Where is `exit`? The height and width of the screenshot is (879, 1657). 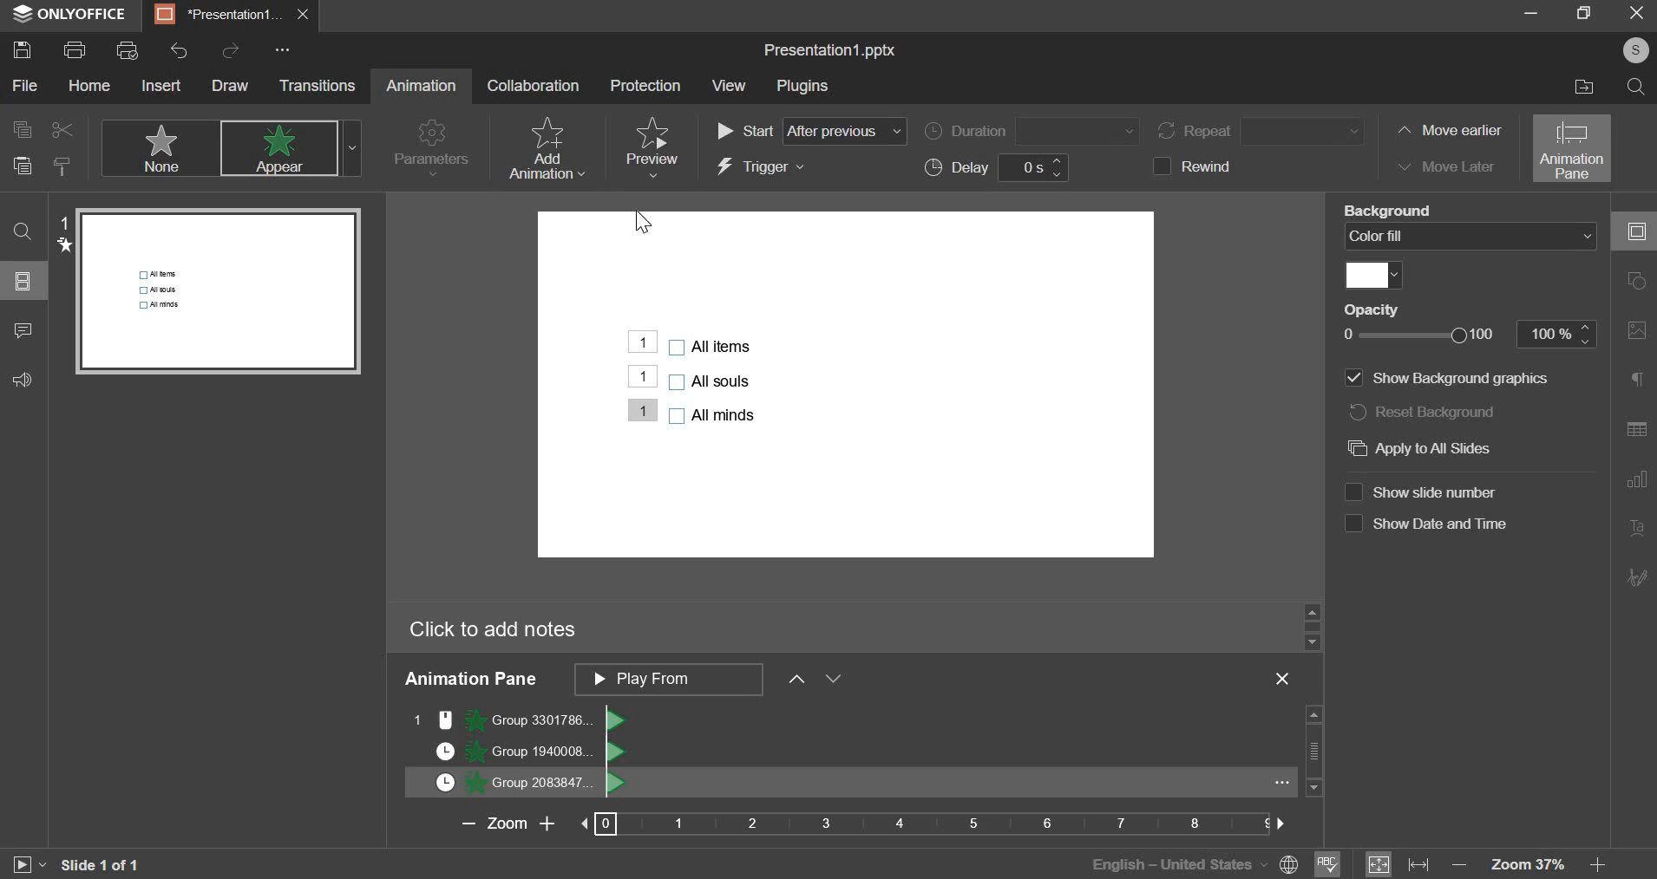
exit is located at coordinates (1629, 16).